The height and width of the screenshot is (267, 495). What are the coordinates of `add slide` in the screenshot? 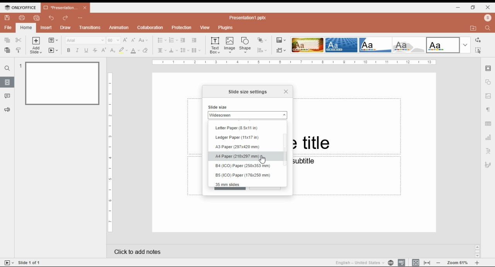 It's located at (37, 46).